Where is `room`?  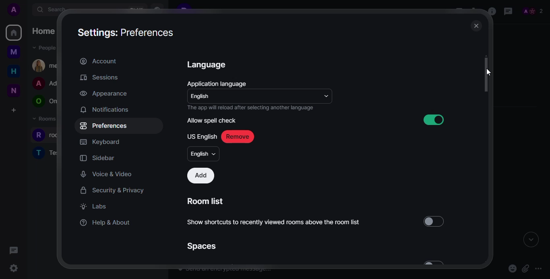
room is located at coordinates (46, 152).